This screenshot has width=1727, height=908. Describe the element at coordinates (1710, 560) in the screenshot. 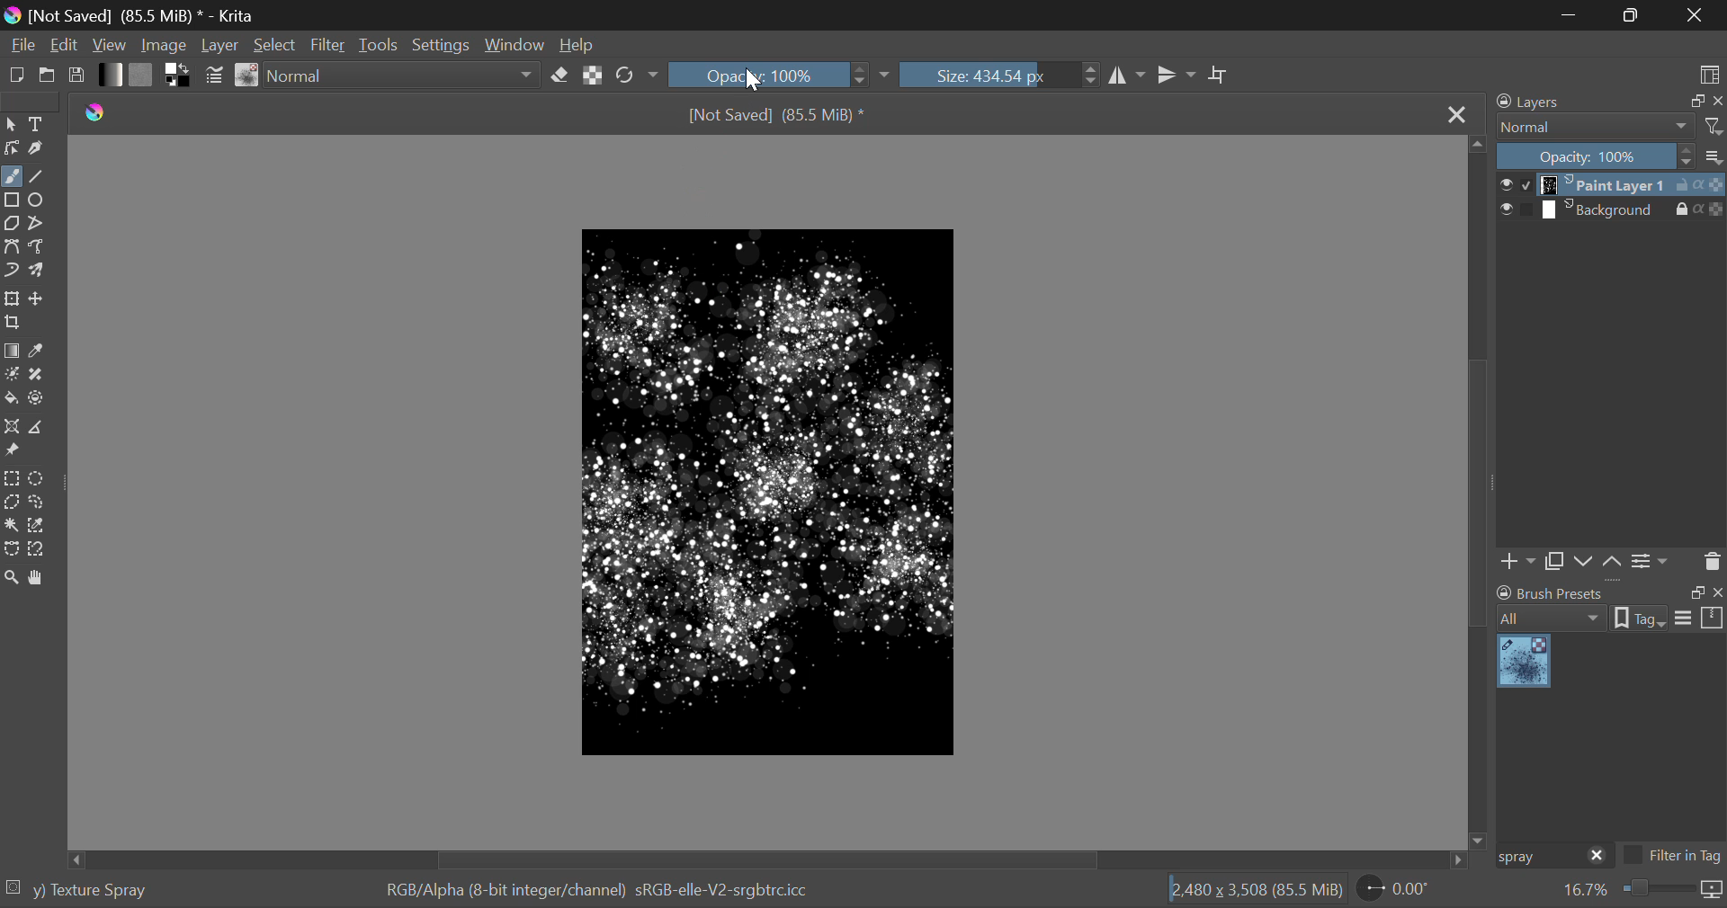

I see `Delete Layer` at that location.